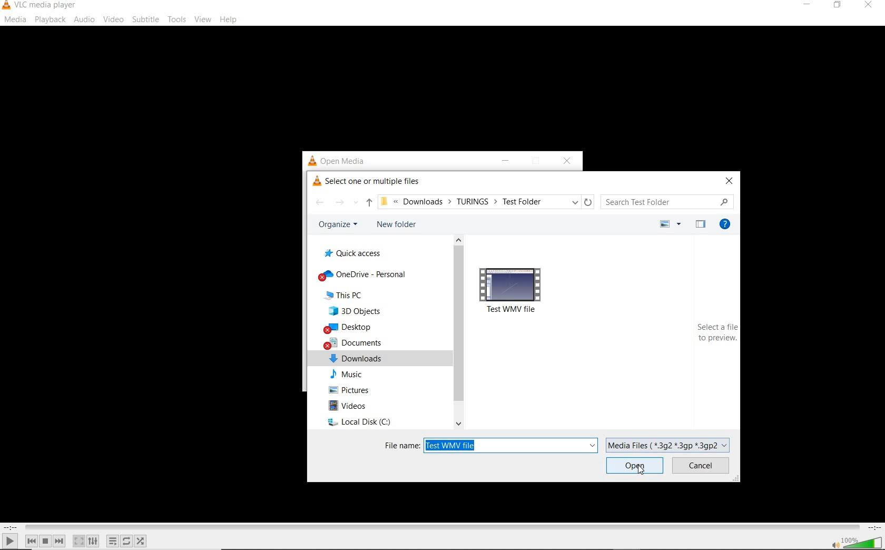 The width and height of the screenshot is (885, 550). What do you see at coordinates (351, 252) in the screenshot?
I see `quick access` at bounding box center [351, 252].